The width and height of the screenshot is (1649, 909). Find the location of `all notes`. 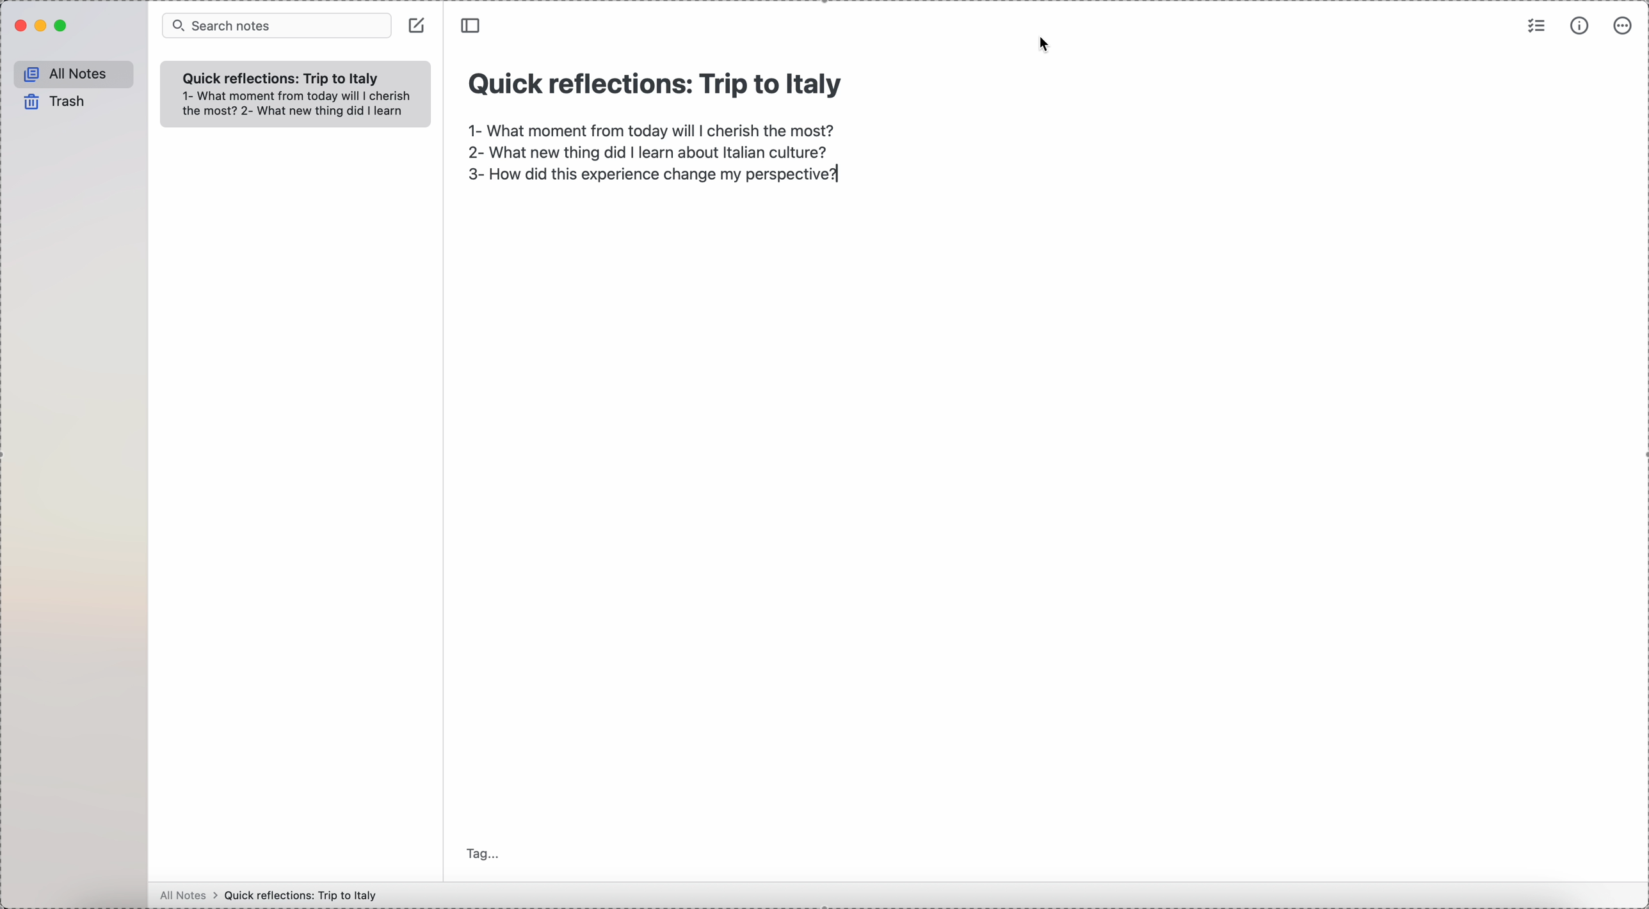

all notes is located at coordinates (69, 72).